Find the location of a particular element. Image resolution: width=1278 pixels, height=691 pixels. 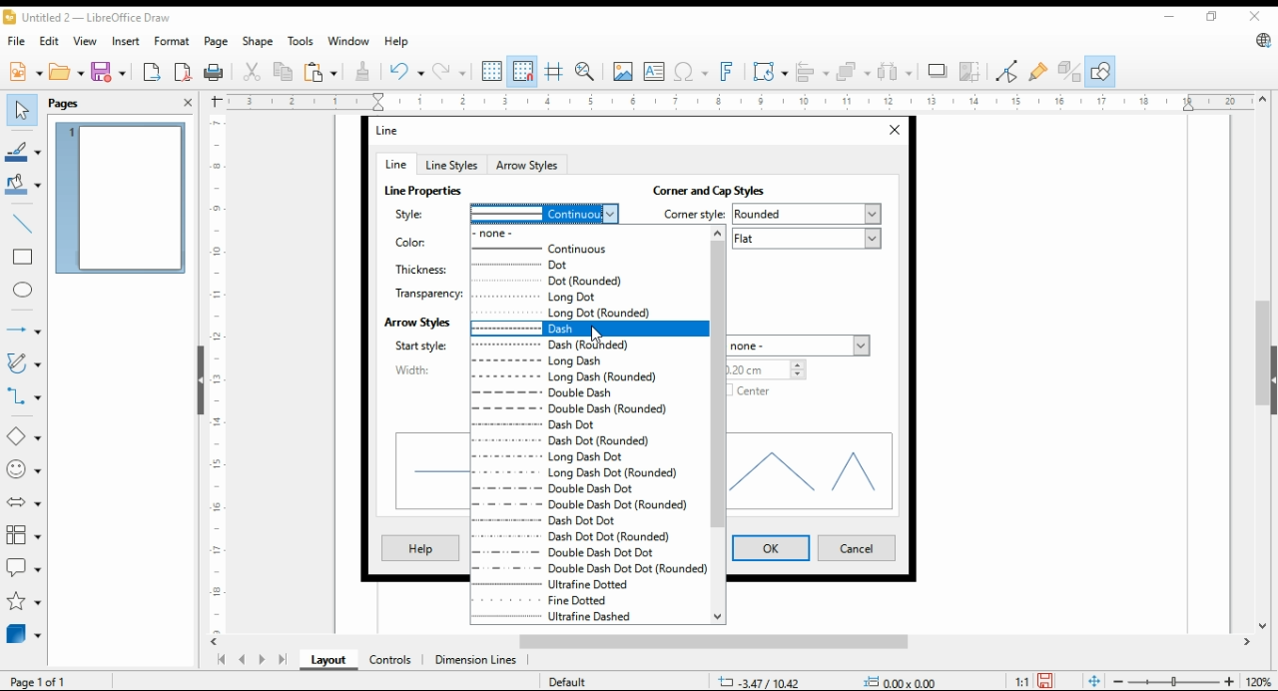

Color: is located at coordinates (413, 244).